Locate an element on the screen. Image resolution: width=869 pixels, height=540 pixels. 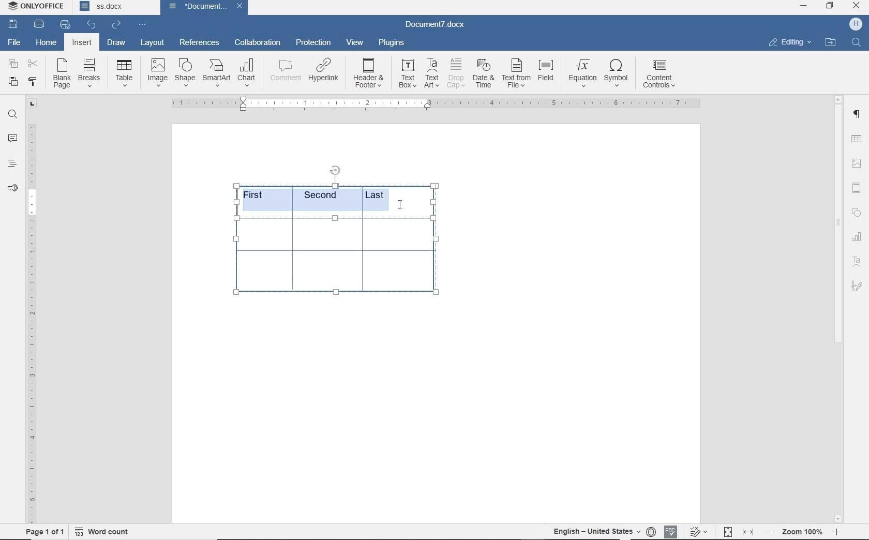
text from file is located at coordinates (516, 72).